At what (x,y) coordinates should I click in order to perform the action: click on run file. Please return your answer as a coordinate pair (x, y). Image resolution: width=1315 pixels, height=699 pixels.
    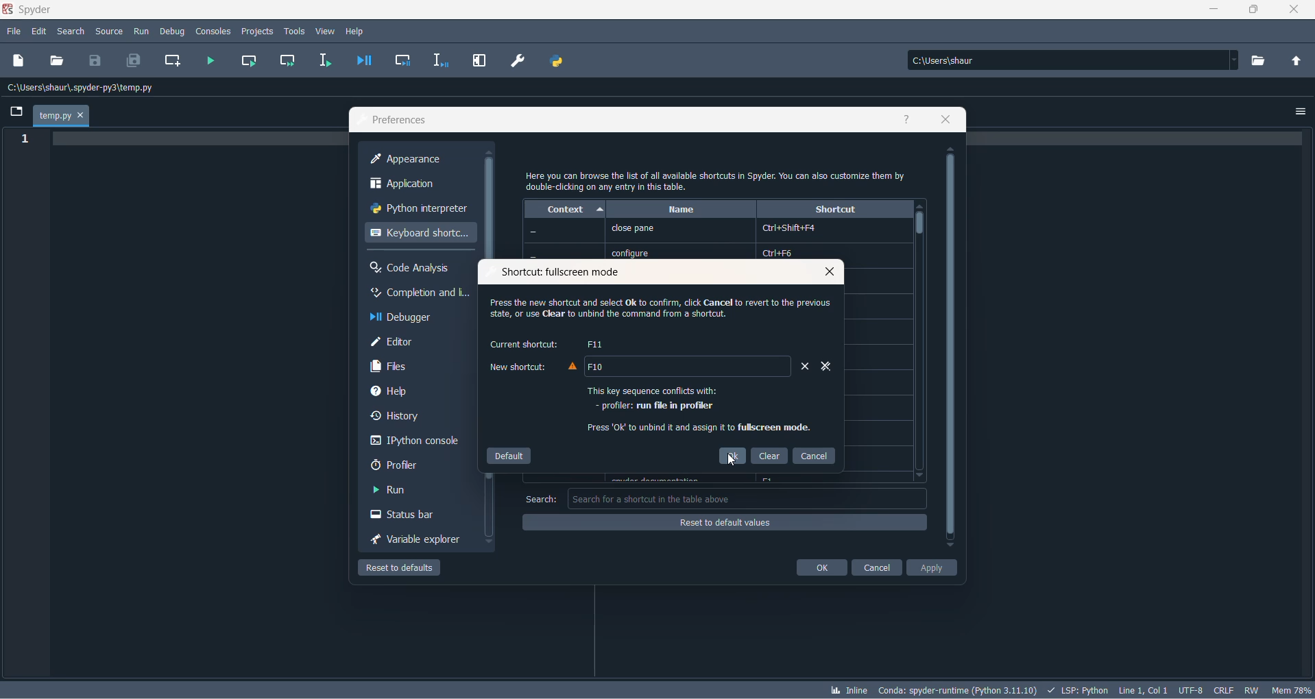
    Looking at the image, I should click on (211, 61).